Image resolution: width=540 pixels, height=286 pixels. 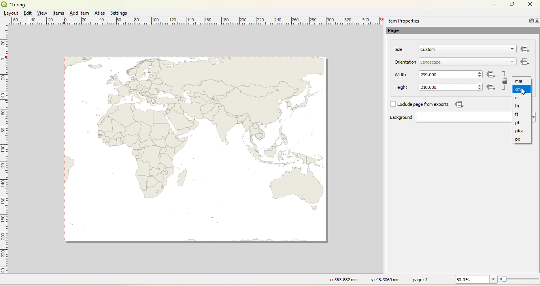 I want to click on height, so click(x=402, y=88).